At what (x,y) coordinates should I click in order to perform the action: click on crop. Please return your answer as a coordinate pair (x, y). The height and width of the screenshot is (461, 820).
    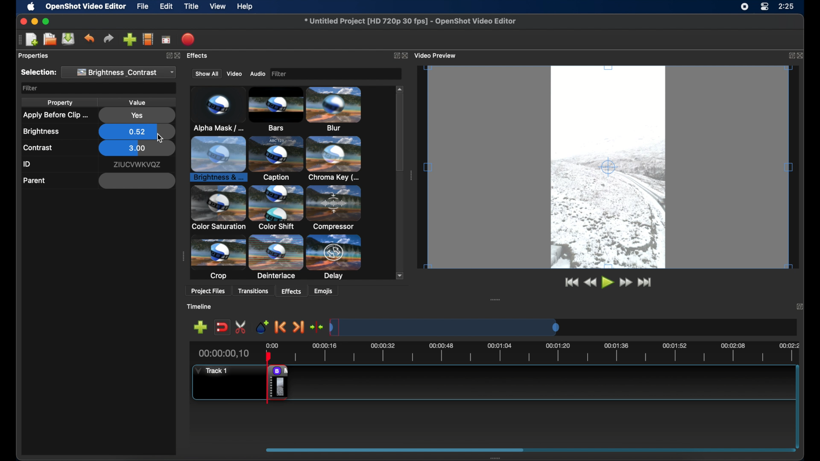
    Looking at the image, I should click on (220, 208).